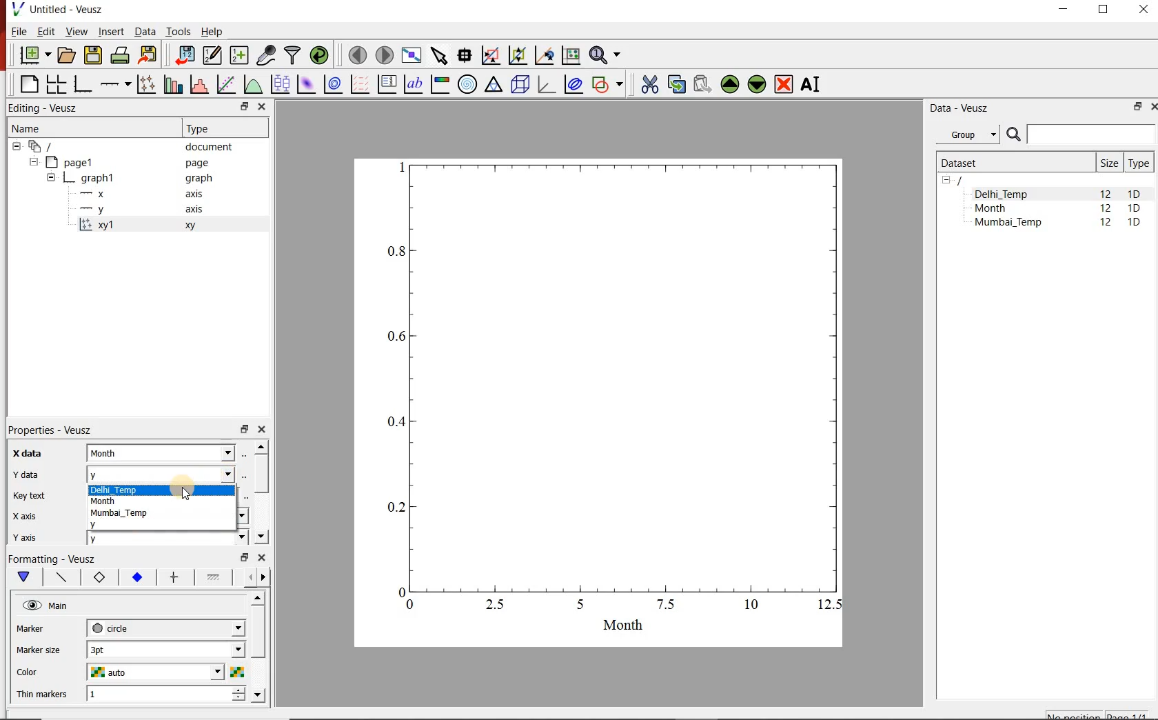 The image size is (1158, 720). Describe the element at coordinates (517, 56) in the screenshot. I see `click to zoom out of graph axes` at that location.